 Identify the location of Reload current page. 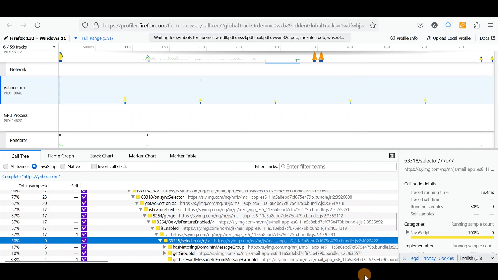
(41, 26).